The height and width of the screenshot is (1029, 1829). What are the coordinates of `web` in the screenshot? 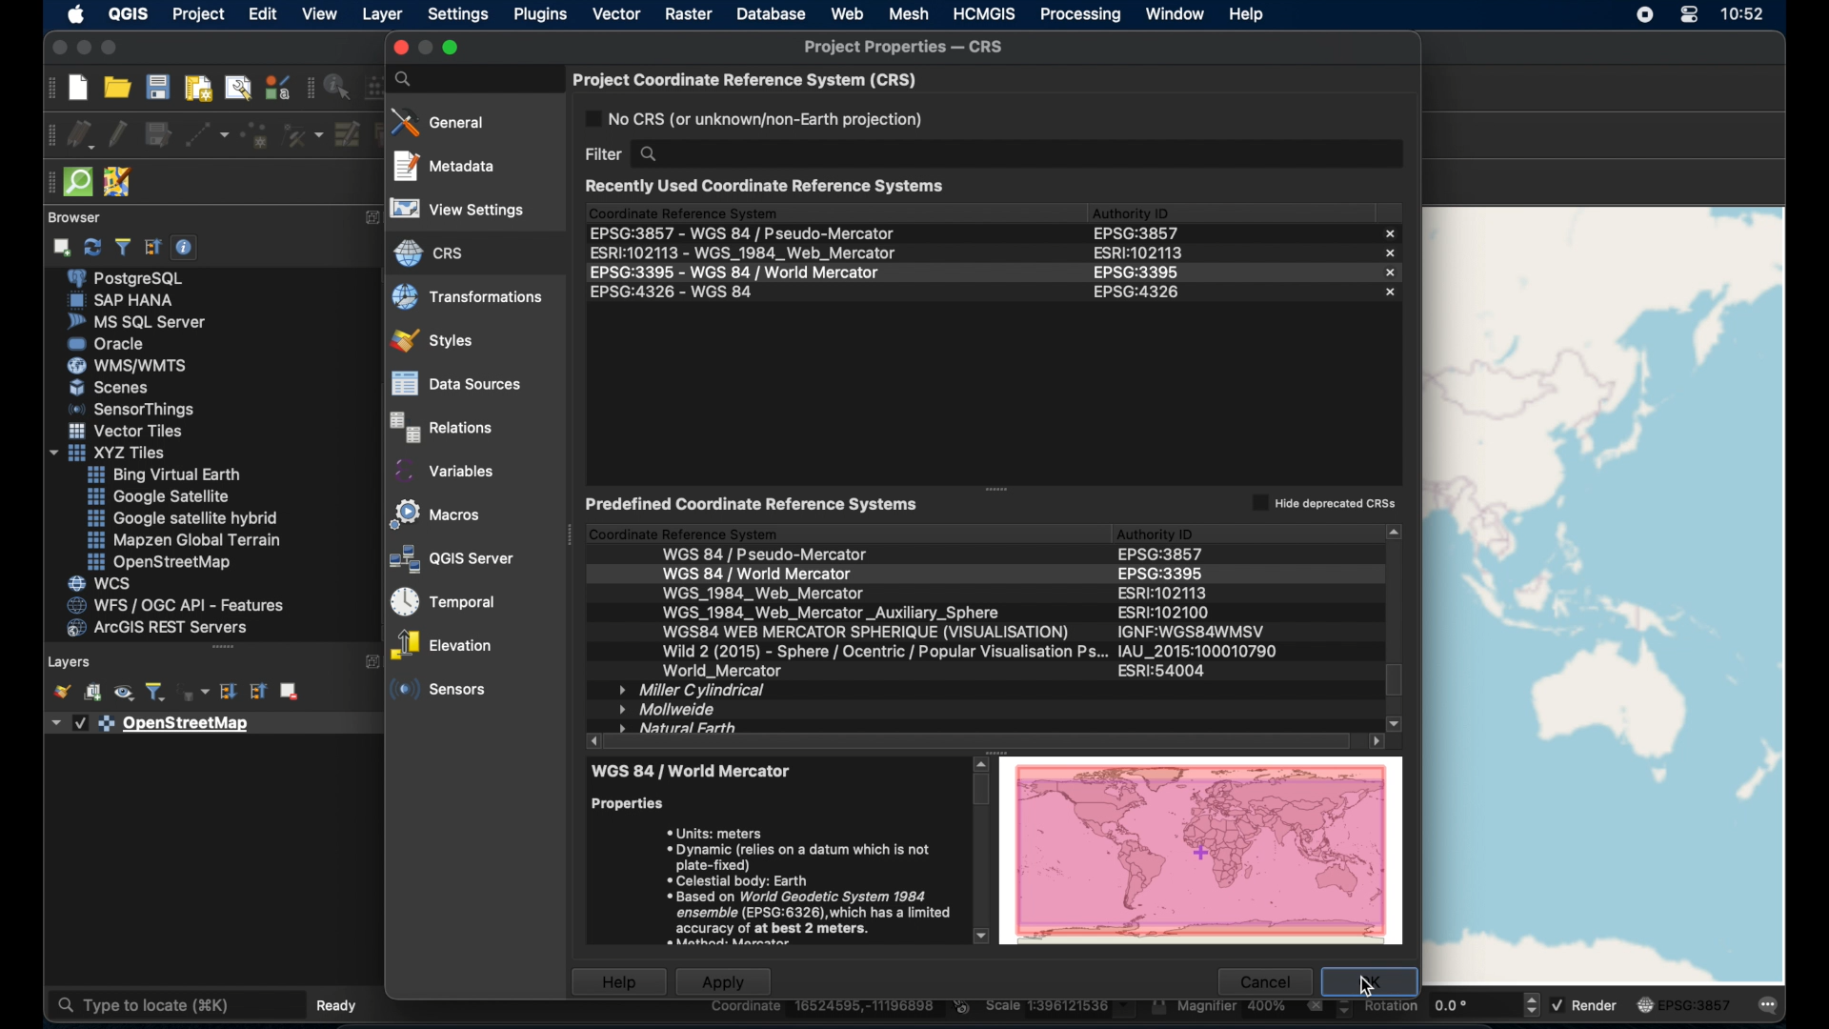 It's located at (850, 14).